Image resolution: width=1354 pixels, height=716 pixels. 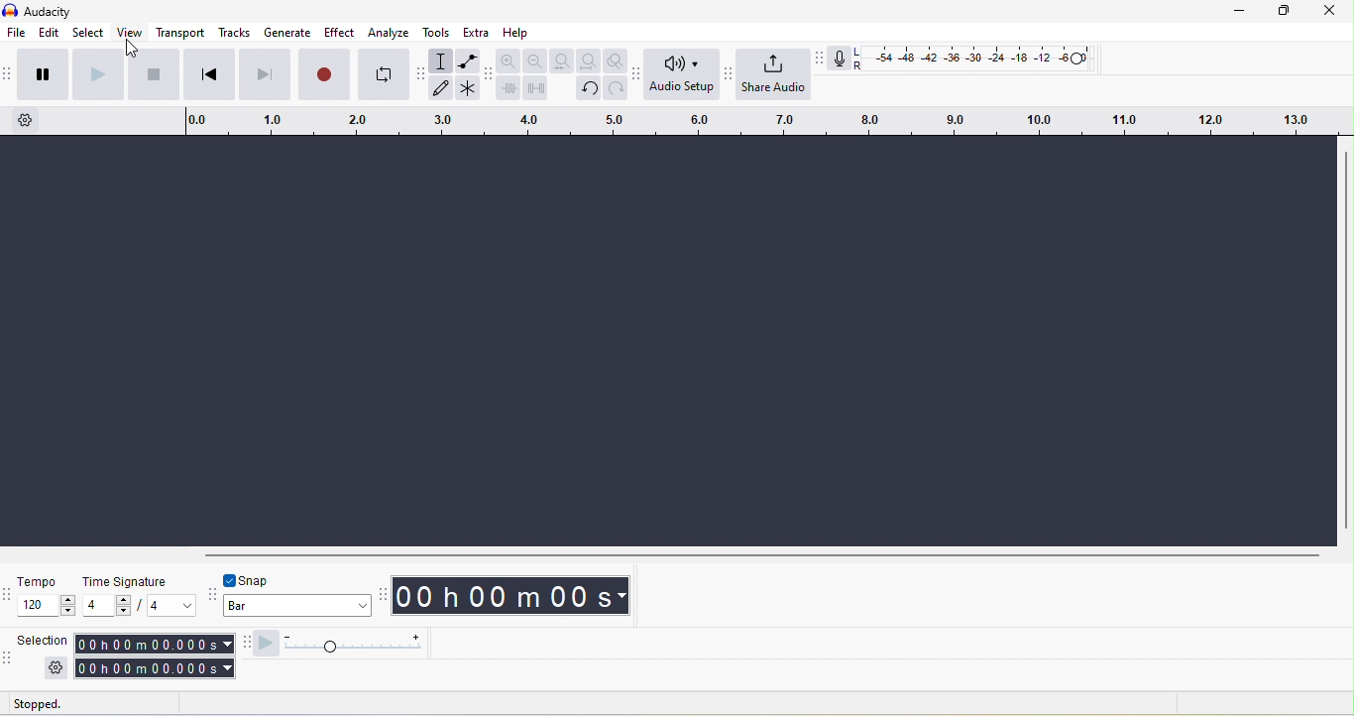 What do you see at coordinates (172, 605) in the screenshot?
I see `set time signature` at bounding box center [172, 605].